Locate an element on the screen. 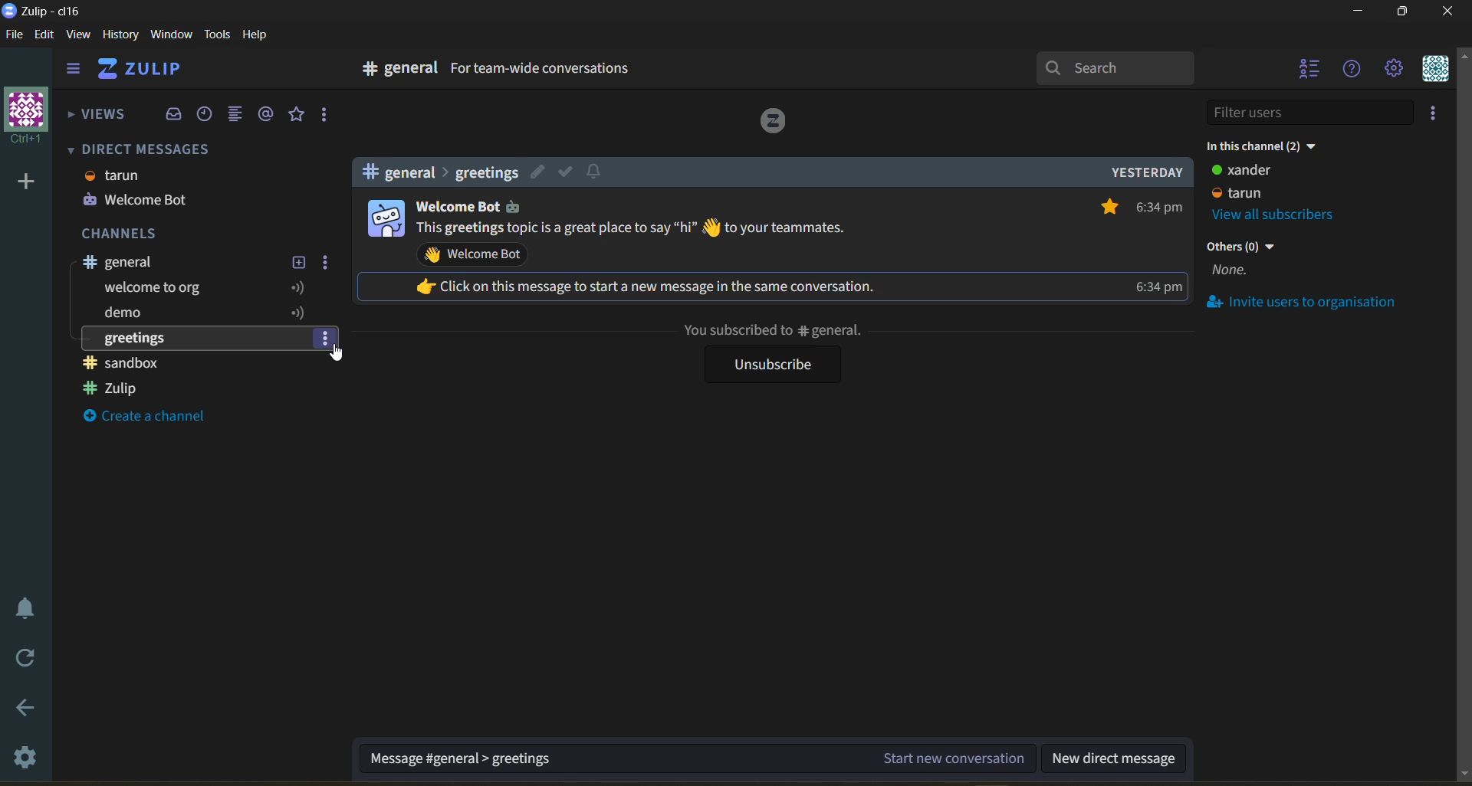  user profile is located at coordinates (385, 218).